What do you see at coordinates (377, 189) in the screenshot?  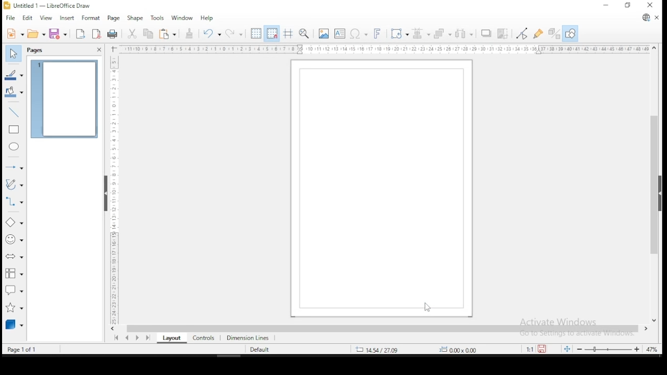 I see `portrait orientation` at bounding box center [377, 189].